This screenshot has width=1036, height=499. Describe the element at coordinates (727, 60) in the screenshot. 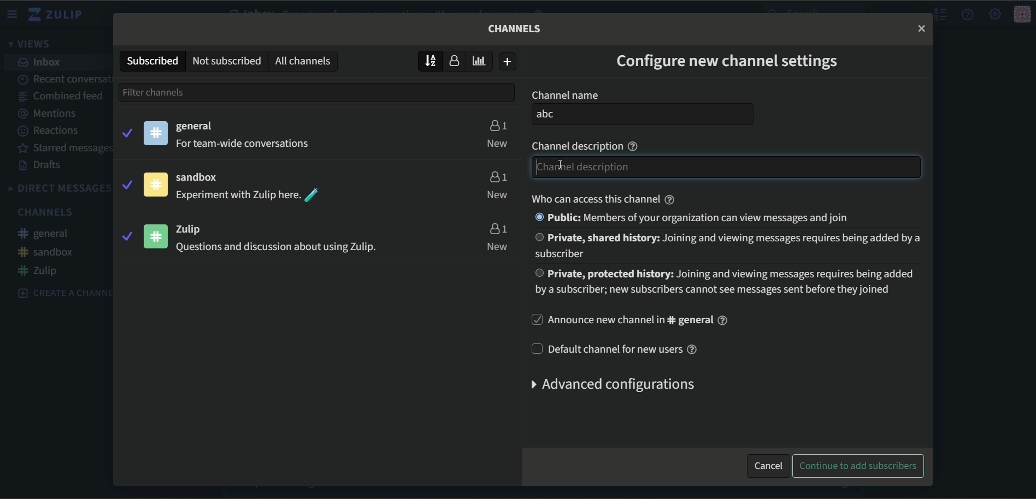

I see `Configure new channel settings` at that location.